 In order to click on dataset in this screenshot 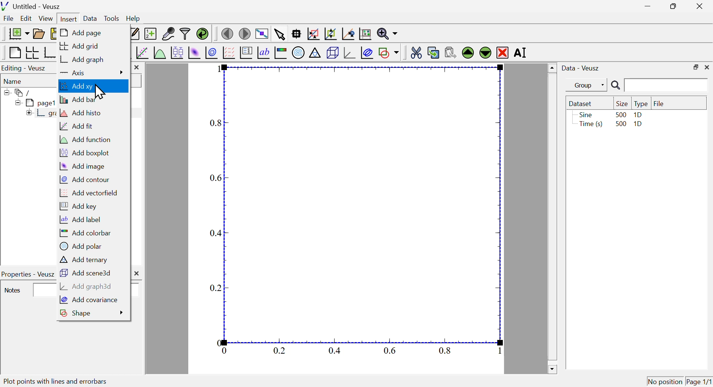, I will do `click(582, 103)`.